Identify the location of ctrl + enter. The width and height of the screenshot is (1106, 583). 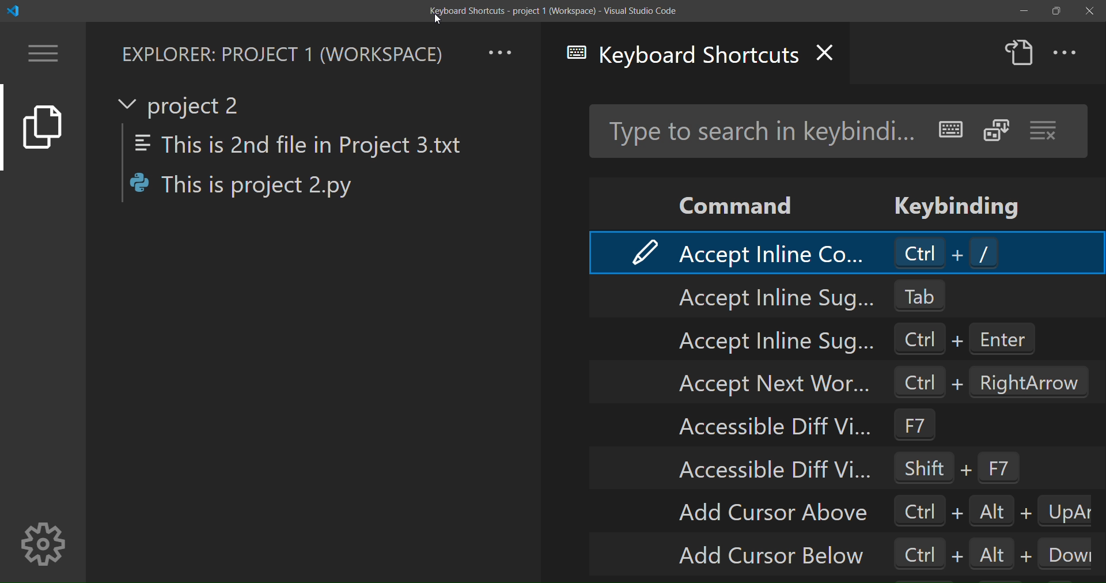
(976, 340).